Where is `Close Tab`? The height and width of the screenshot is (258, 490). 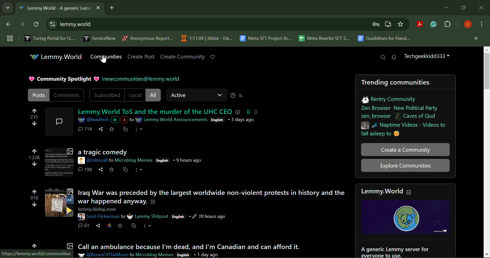
Close Tab is located at coordinates (98, 7).